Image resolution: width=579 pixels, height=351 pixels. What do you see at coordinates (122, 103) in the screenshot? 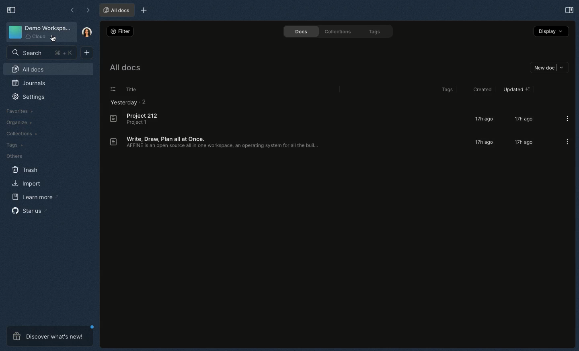
I see `Yesterday` at bounding box center [122, 103].